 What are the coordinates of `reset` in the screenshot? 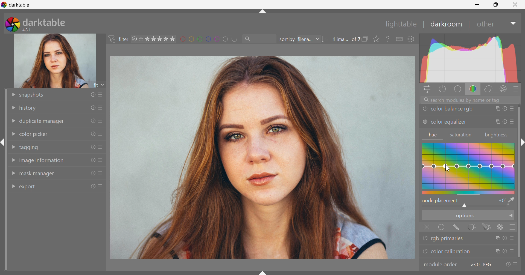 It's located at (92, 120).